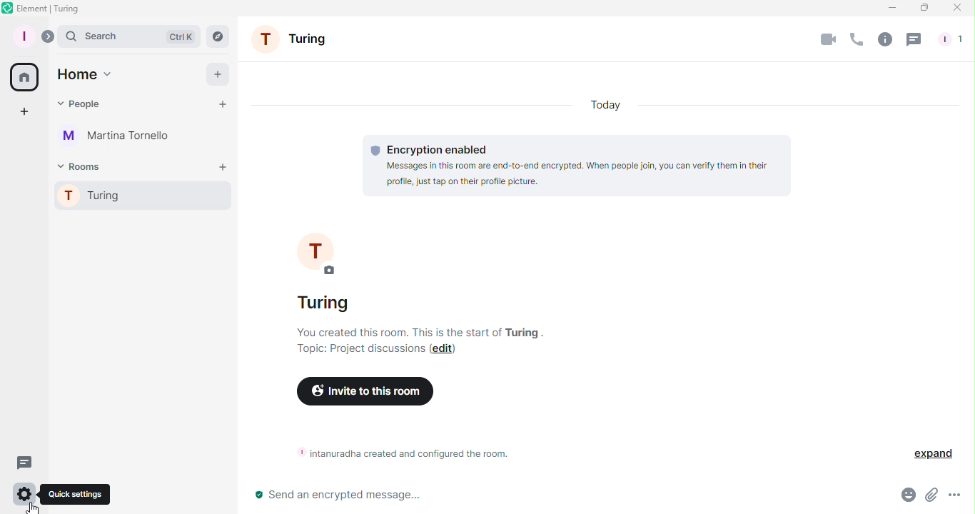  Describe the element at coordinates (9, 7) in the screenshot. I see `Element icon` at that location.